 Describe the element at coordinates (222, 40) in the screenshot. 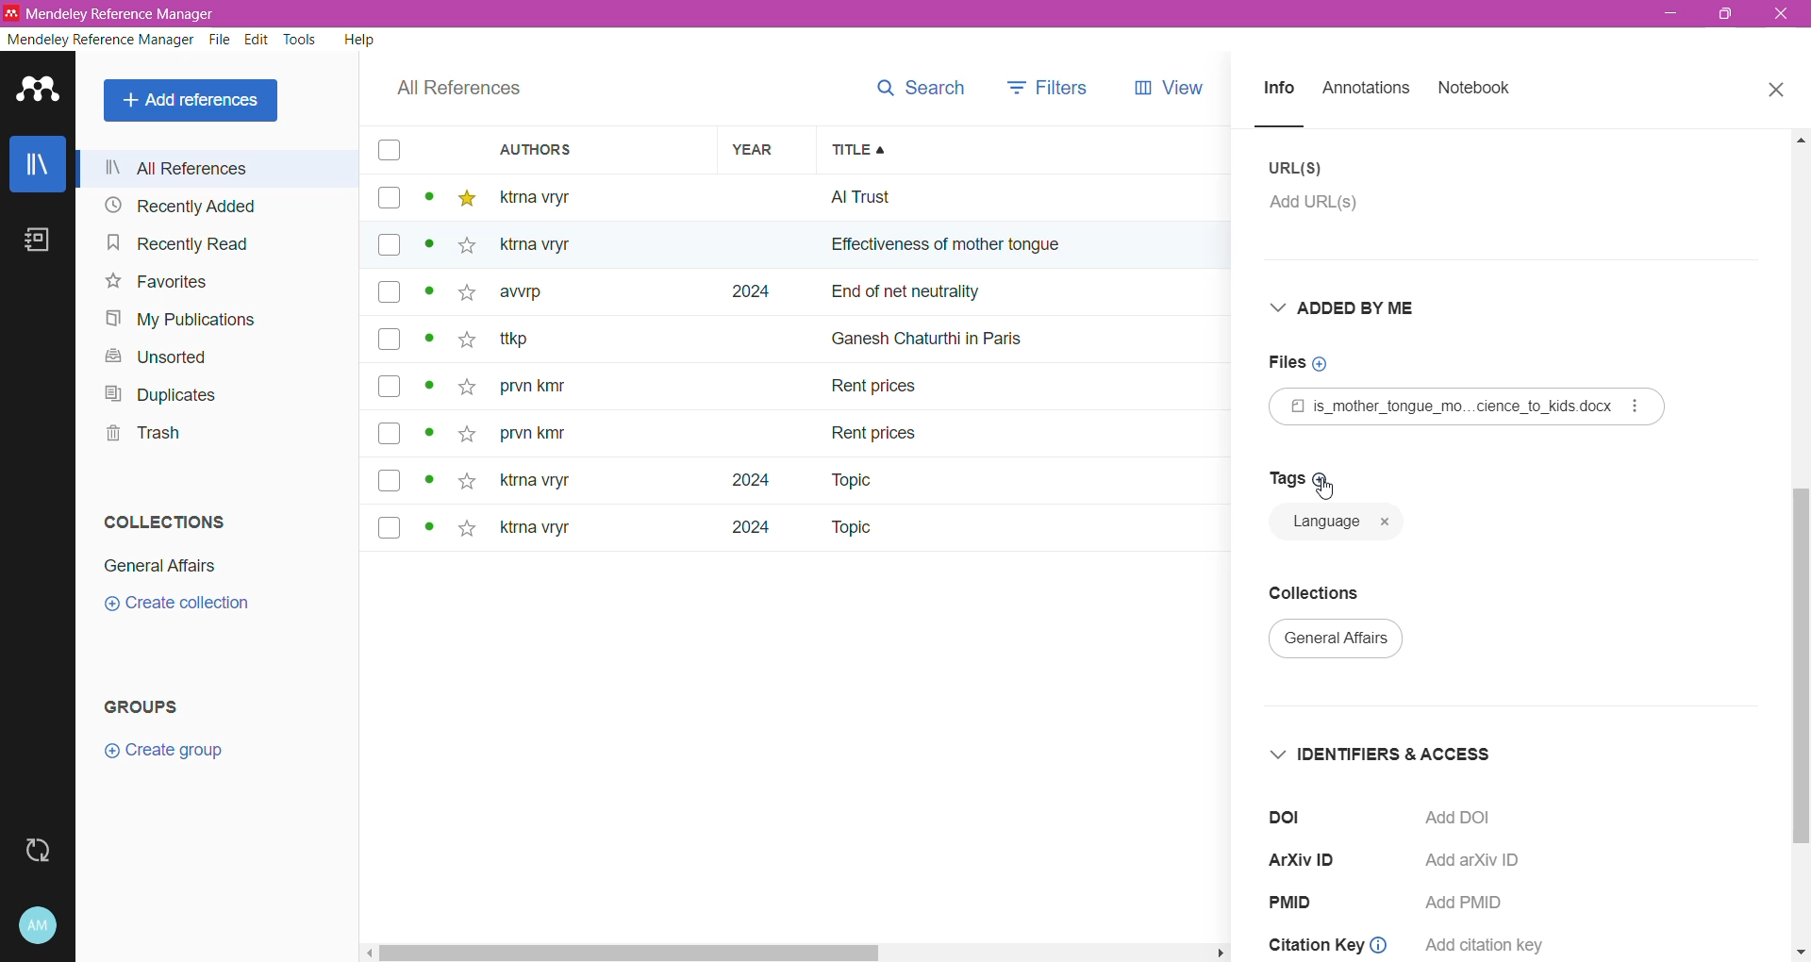

I see `File` at that location.